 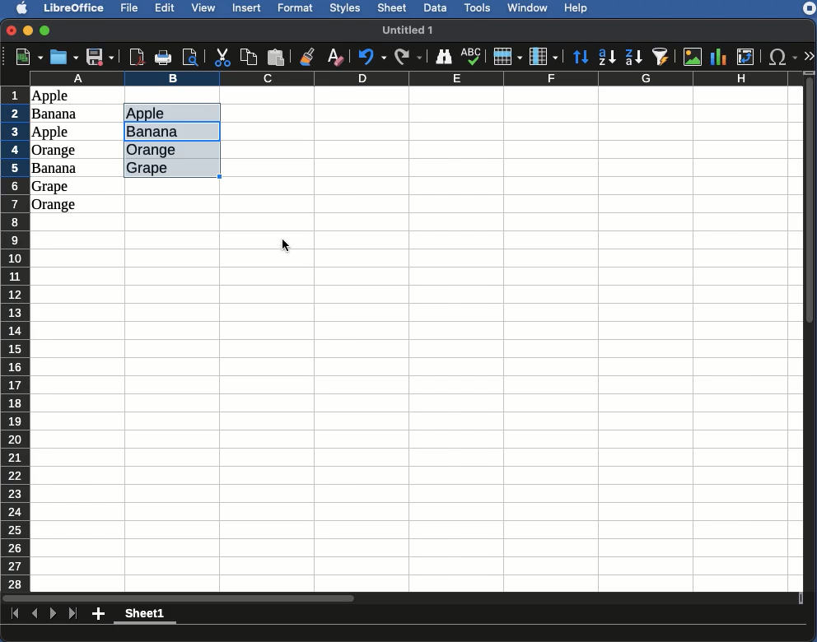 What do you see at coordinates (720, 57) in the screenshot?
I see `Chart` at bounding box center [720, 57].